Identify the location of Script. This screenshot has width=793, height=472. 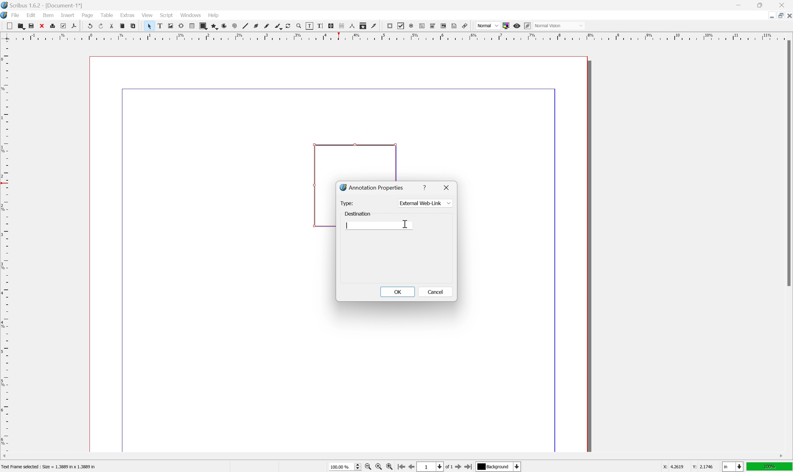
(167, 15).